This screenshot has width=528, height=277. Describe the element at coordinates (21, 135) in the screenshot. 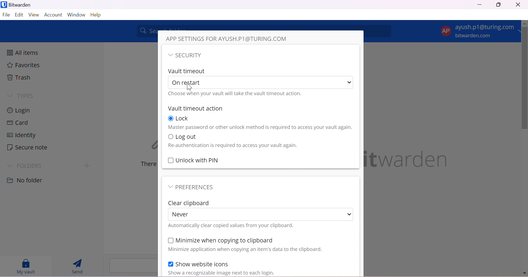

I see `Identity` at that location.